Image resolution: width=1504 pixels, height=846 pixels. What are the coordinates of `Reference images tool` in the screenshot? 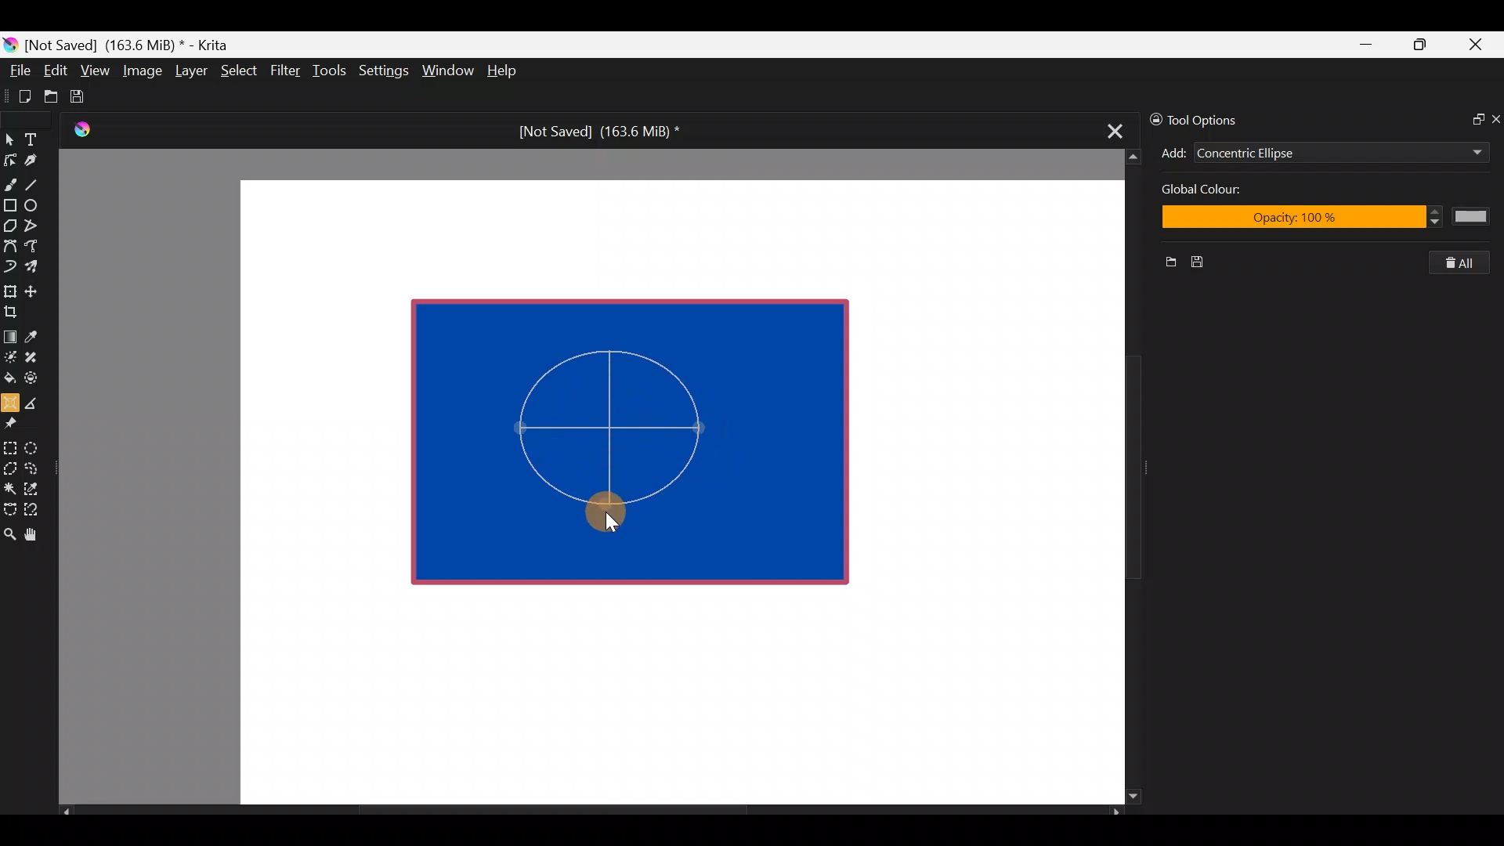 It's located at (16, 421).